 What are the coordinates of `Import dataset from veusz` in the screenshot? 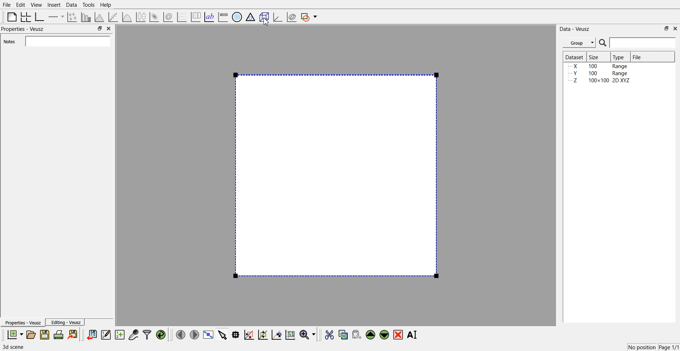 It's located at (92, 334).